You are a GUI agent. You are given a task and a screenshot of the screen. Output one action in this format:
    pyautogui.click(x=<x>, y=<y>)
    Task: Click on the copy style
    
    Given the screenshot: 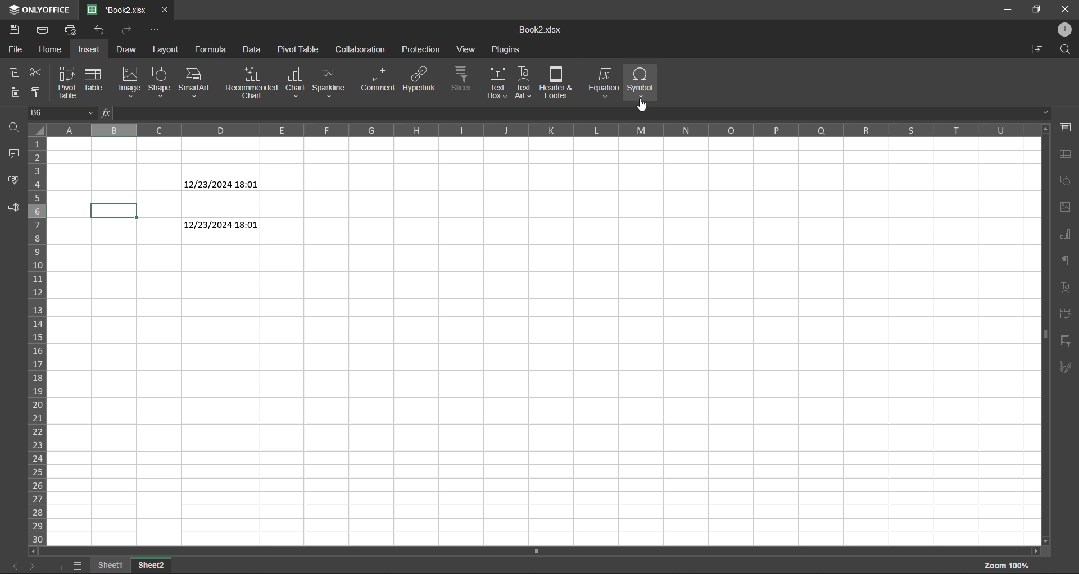 What is the action you would take?
    pyautogui.click(x=37, y=92)
    